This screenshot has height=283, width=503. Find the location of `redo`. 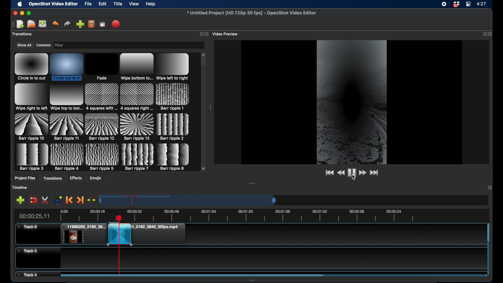

redo is located at coordinates (67, 24).